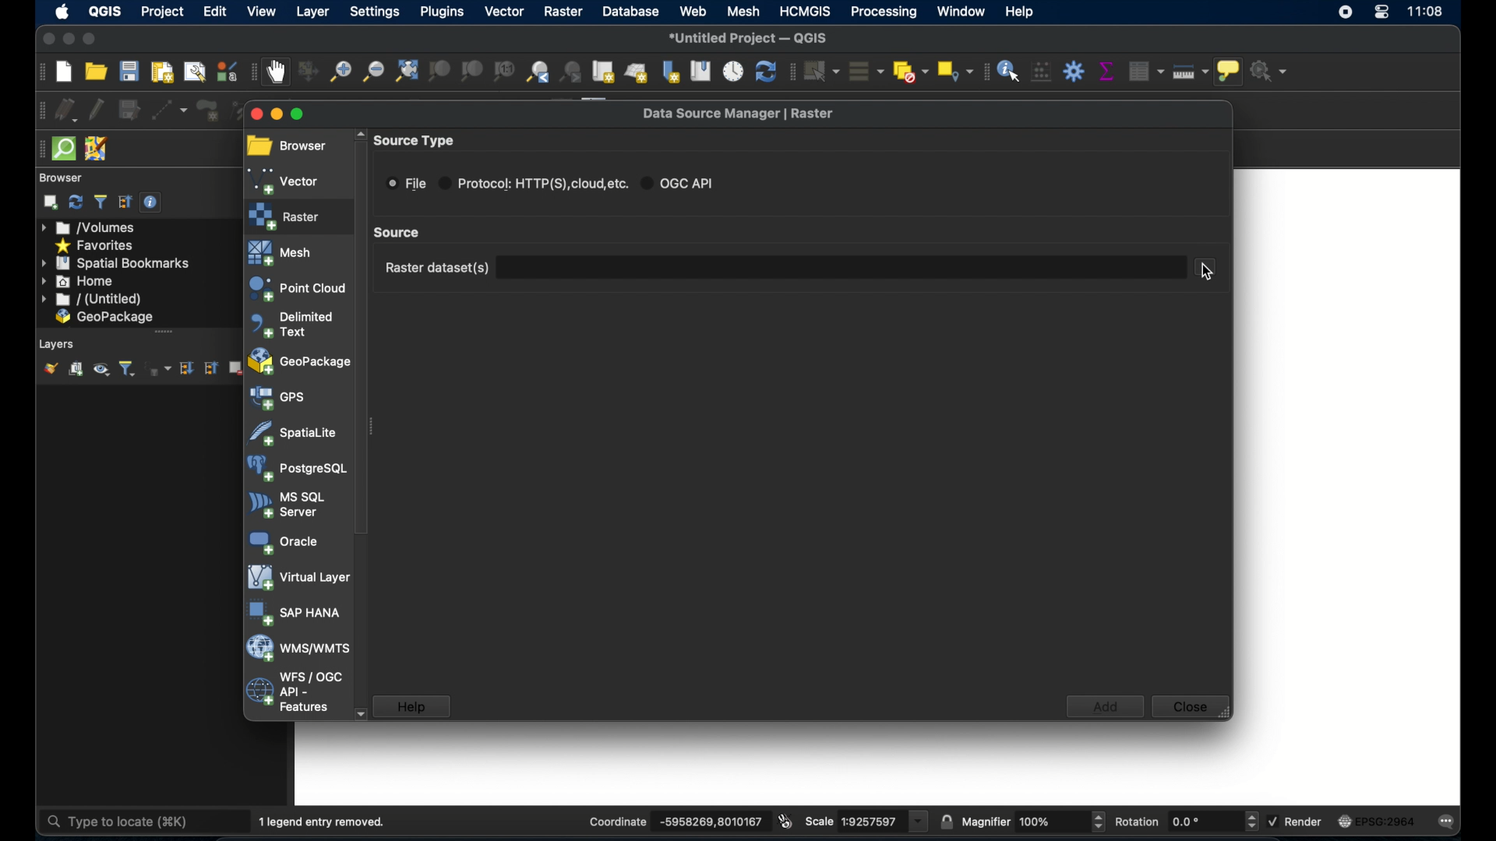 This screenshot has height=841, width=1496. I want to click on add group, so click(76, 369).